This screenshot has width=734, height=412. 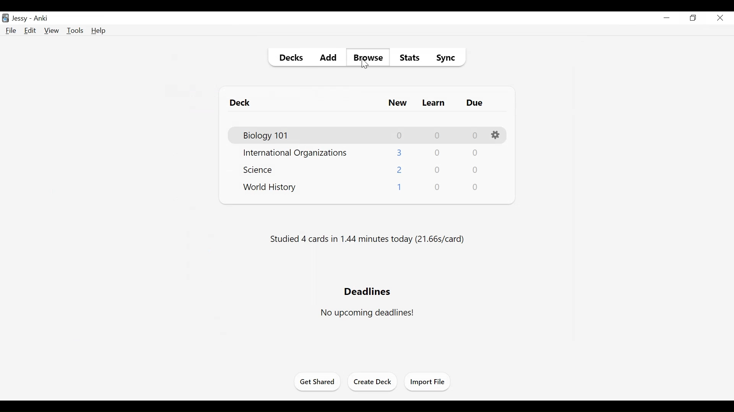 I want to click on Due Card Count, so click(x=476, y=187).